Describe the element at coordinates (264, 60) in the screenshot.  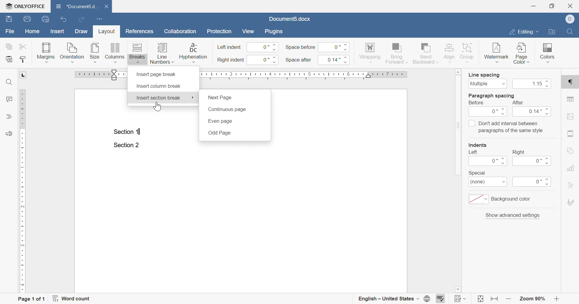
I see `0` at that location.